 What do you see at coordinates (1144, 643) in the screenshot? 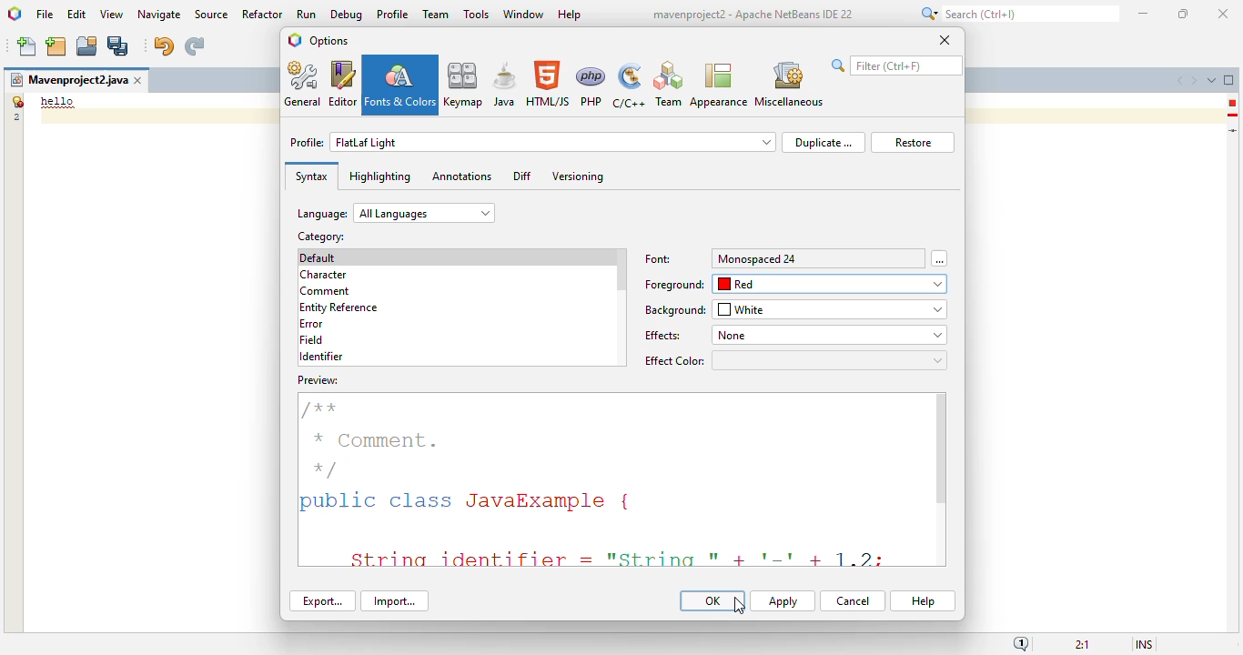
I see `insert mode` at bounding box center [1144, 643].